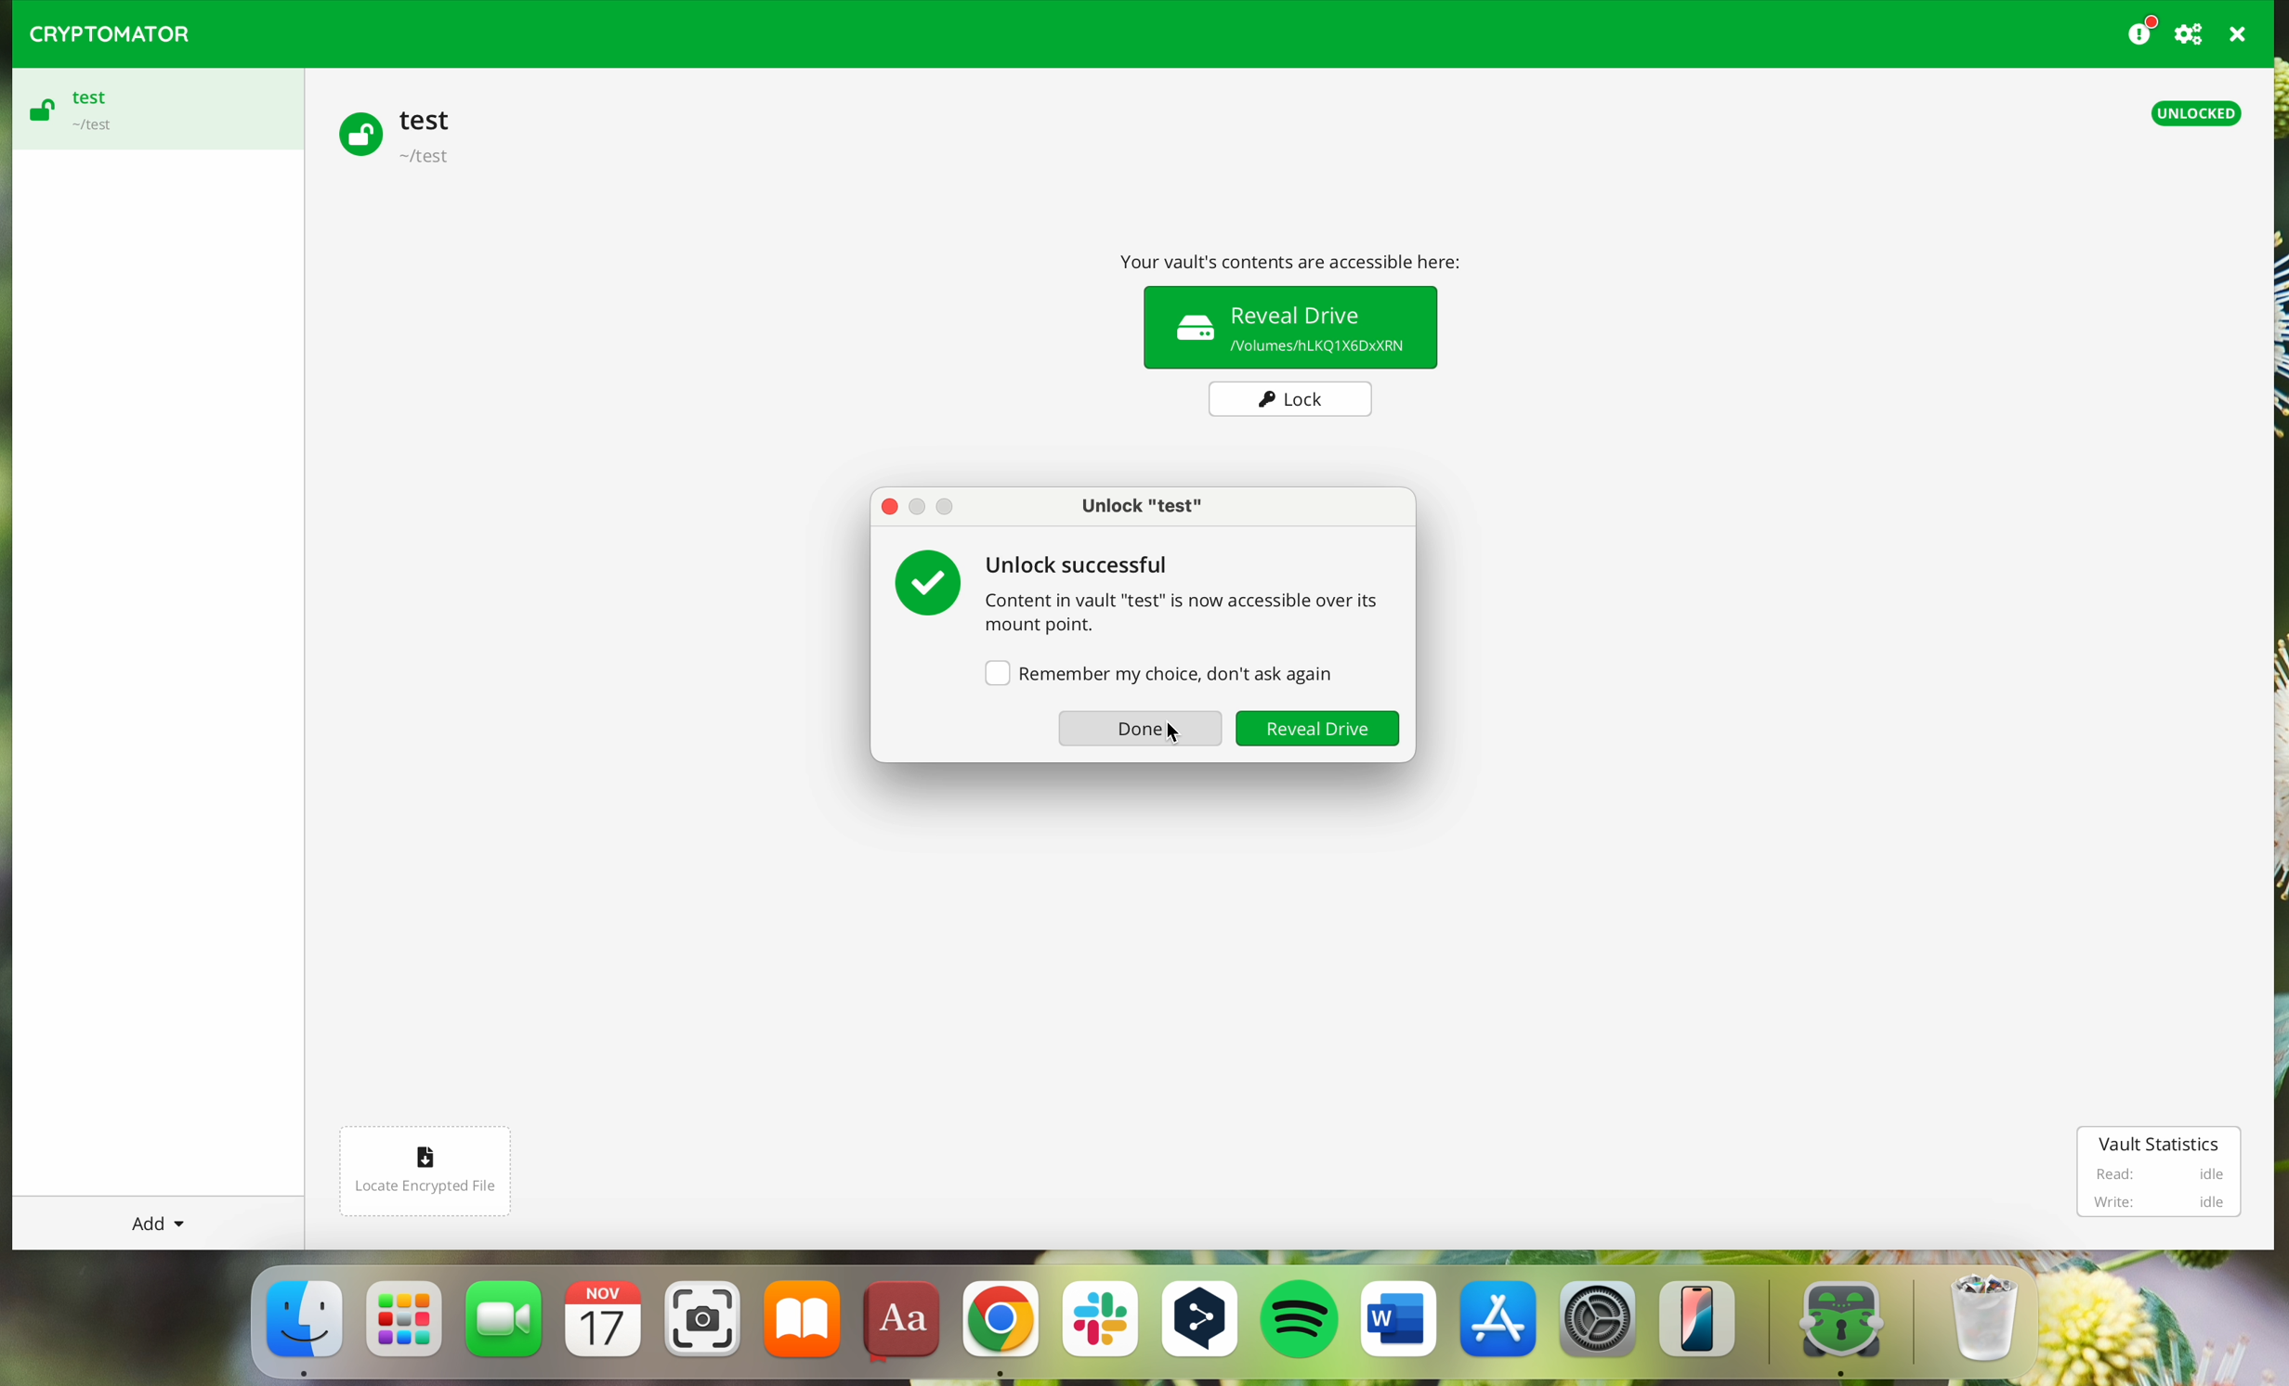  Describe the element at coordinates (702, 1327) in the screenshot. I see `screenshot` at that location.